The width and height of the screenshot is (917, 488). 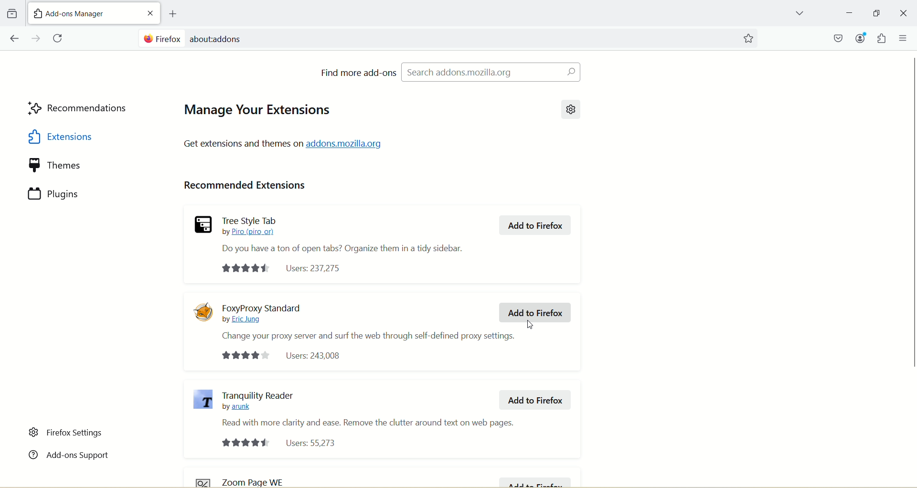 What do you see at coordinates (748, 39) in the screenshot?
I see `Starred` at bounding box center [748, 39].